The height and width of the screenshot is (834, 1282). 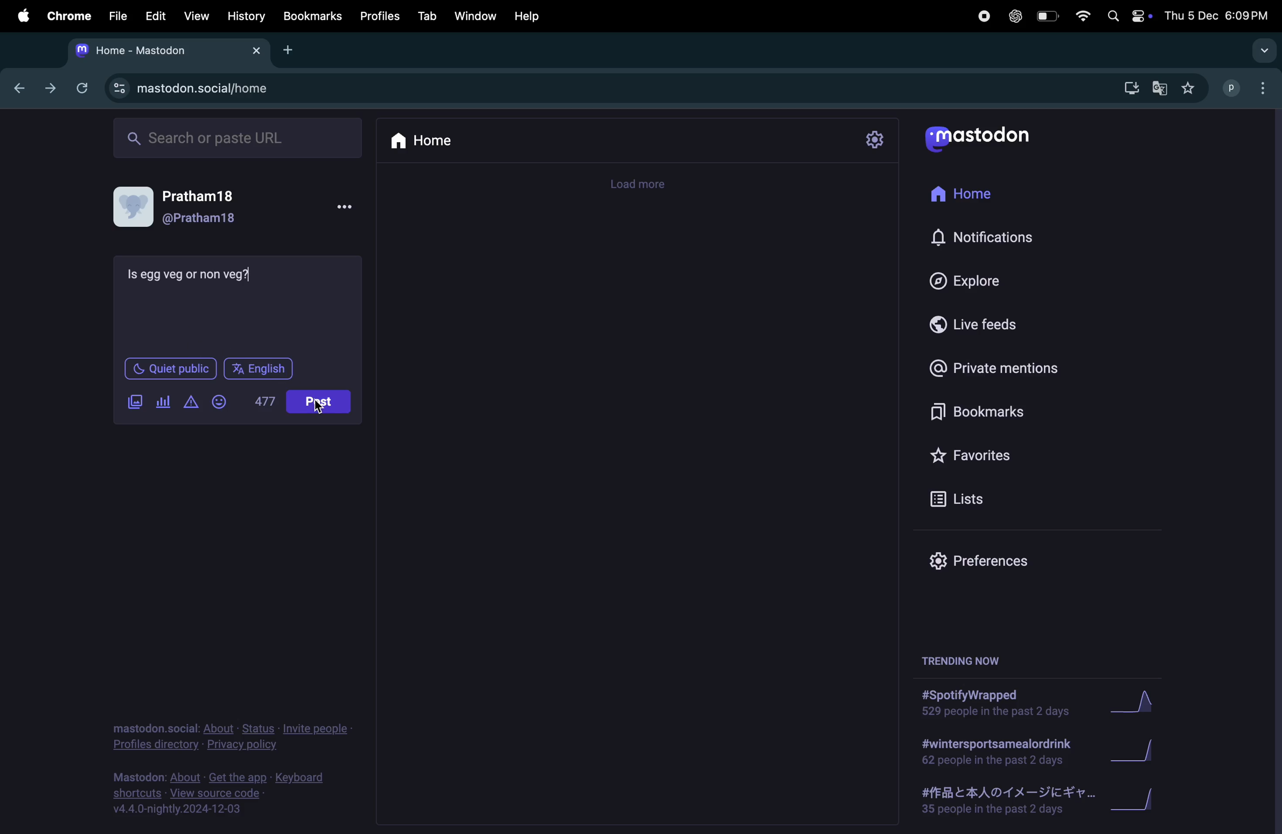 What do you see at coordinates (426, 17) in the screenshot?
I see `tab` at bounding box center [426, 17].